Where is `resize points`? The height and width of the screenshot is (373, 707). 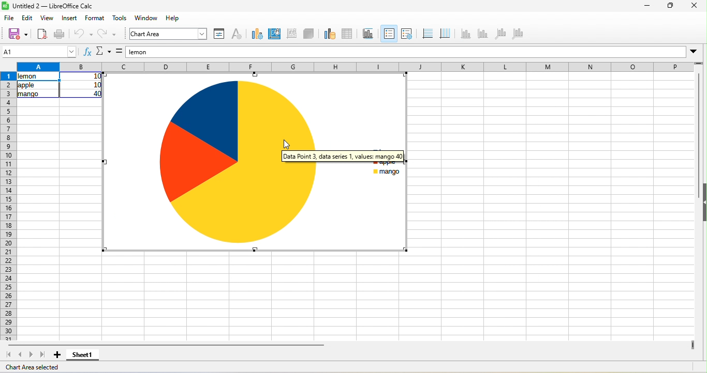
resize points is located at coordinates (405, 75).